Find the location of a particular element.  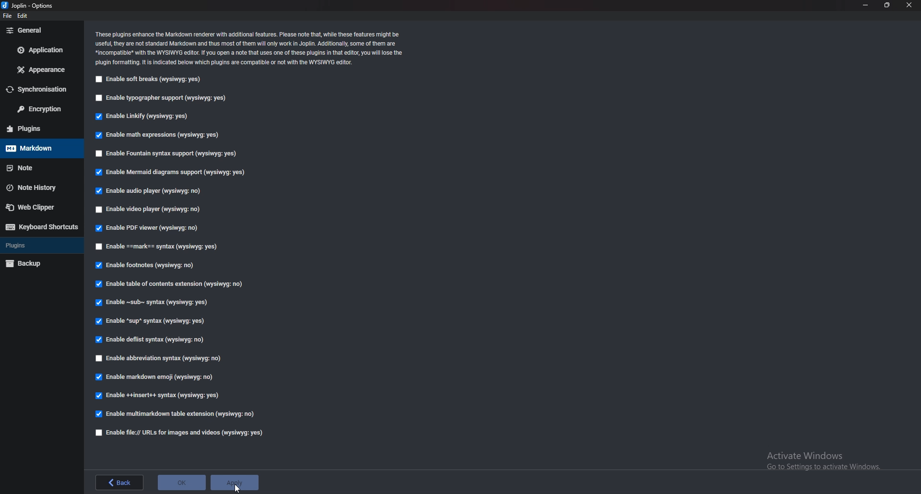

Enable sup syntax (wysiqyg:yes) is located at coordinates (152, 323).